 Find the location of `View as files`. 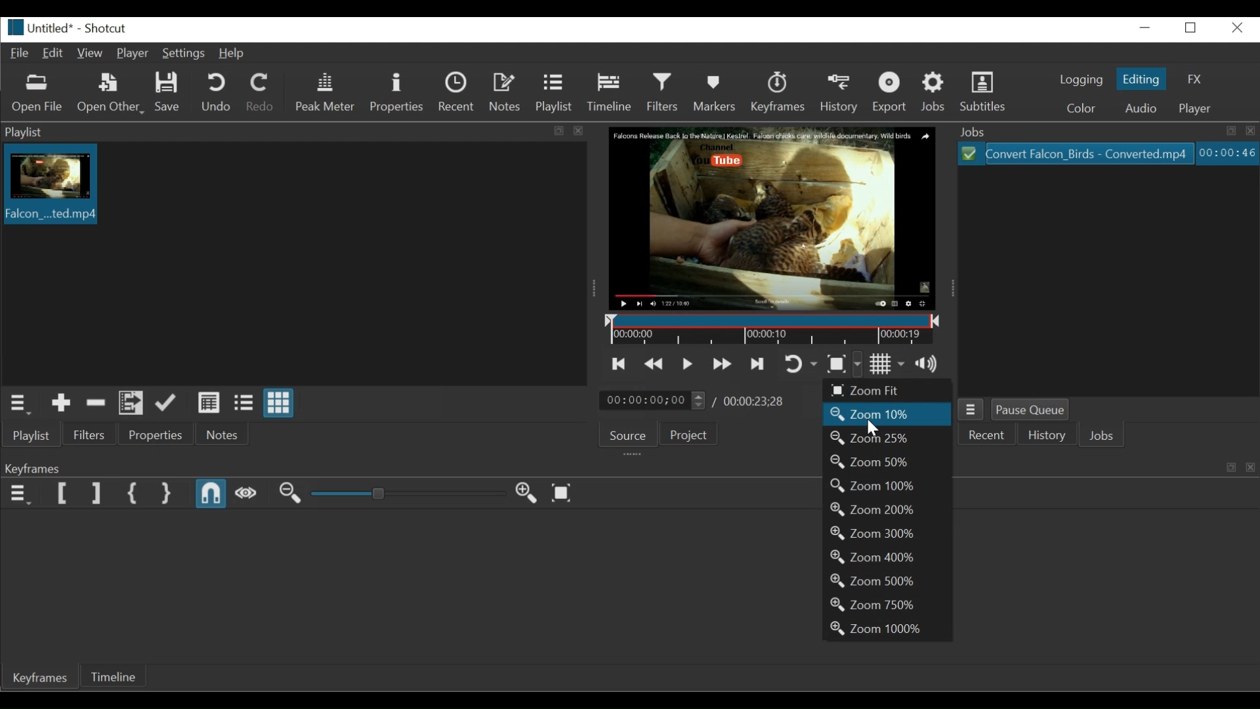

View as files is located at coordinates (243, 402).